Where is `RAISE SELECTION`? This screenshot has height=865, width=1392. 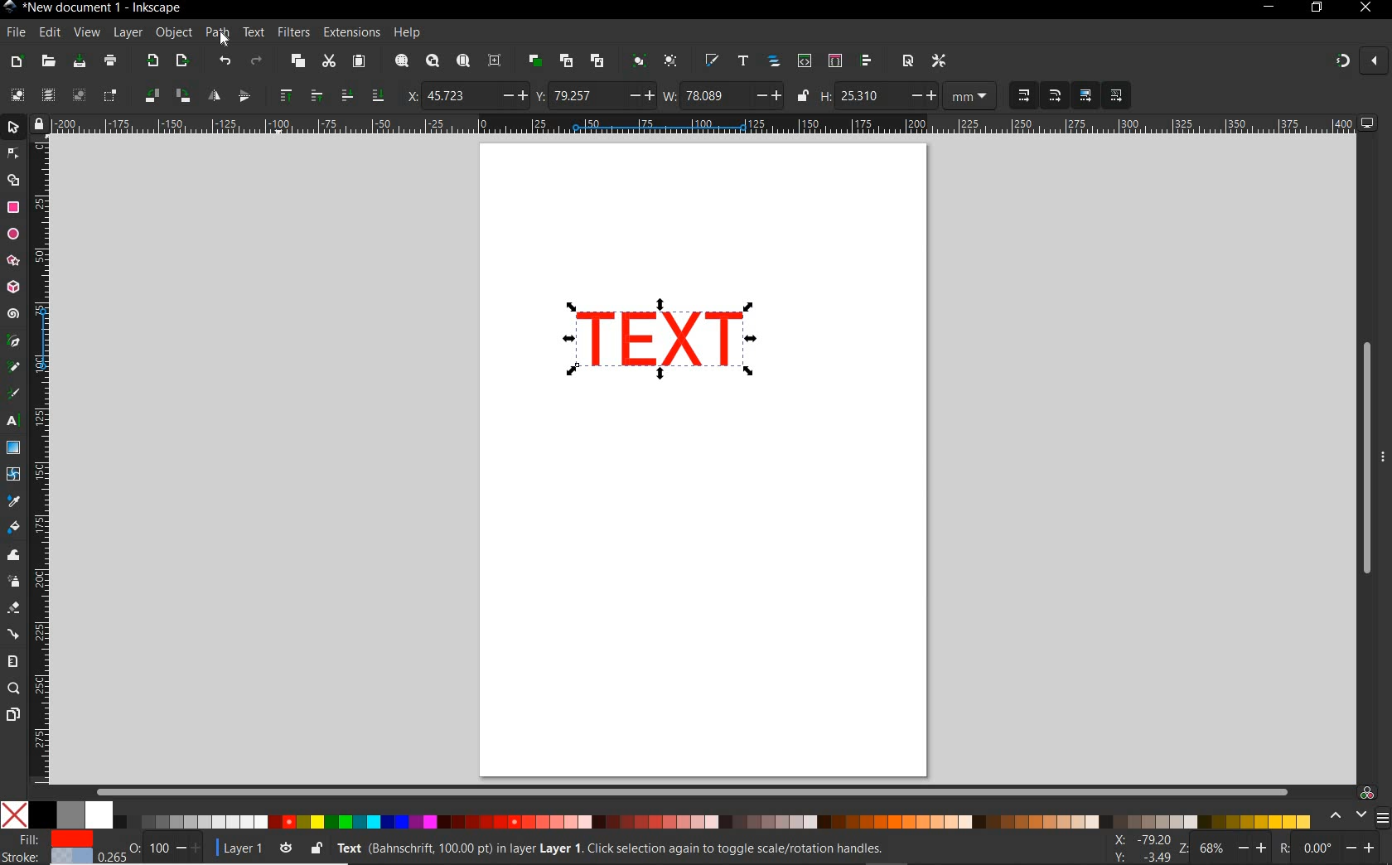
RAISE SELECTION is located at coordinates (296, 94).